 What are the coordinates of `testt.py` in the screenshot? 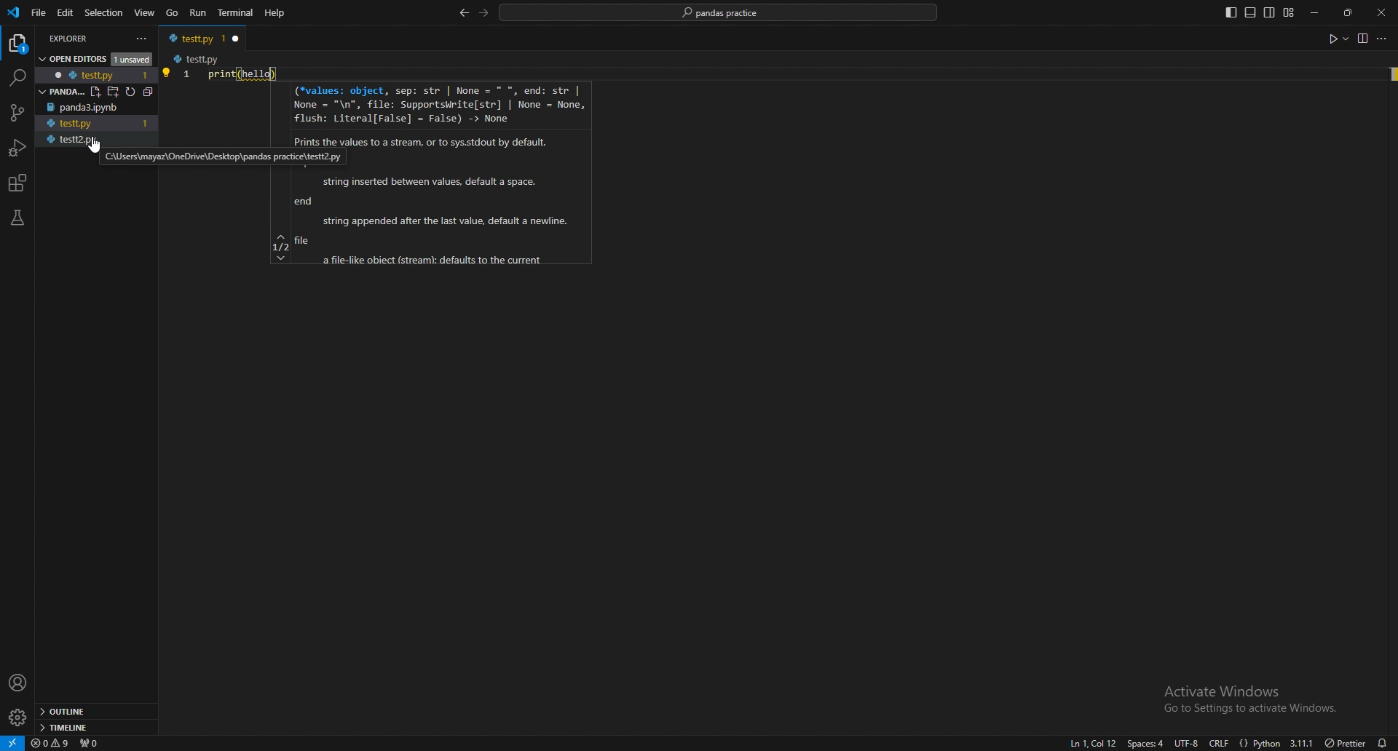 It's located at (192, 38).